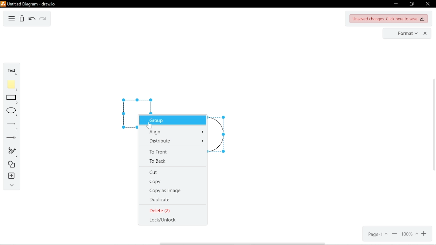  I want to click on to back, so click(173, 162).